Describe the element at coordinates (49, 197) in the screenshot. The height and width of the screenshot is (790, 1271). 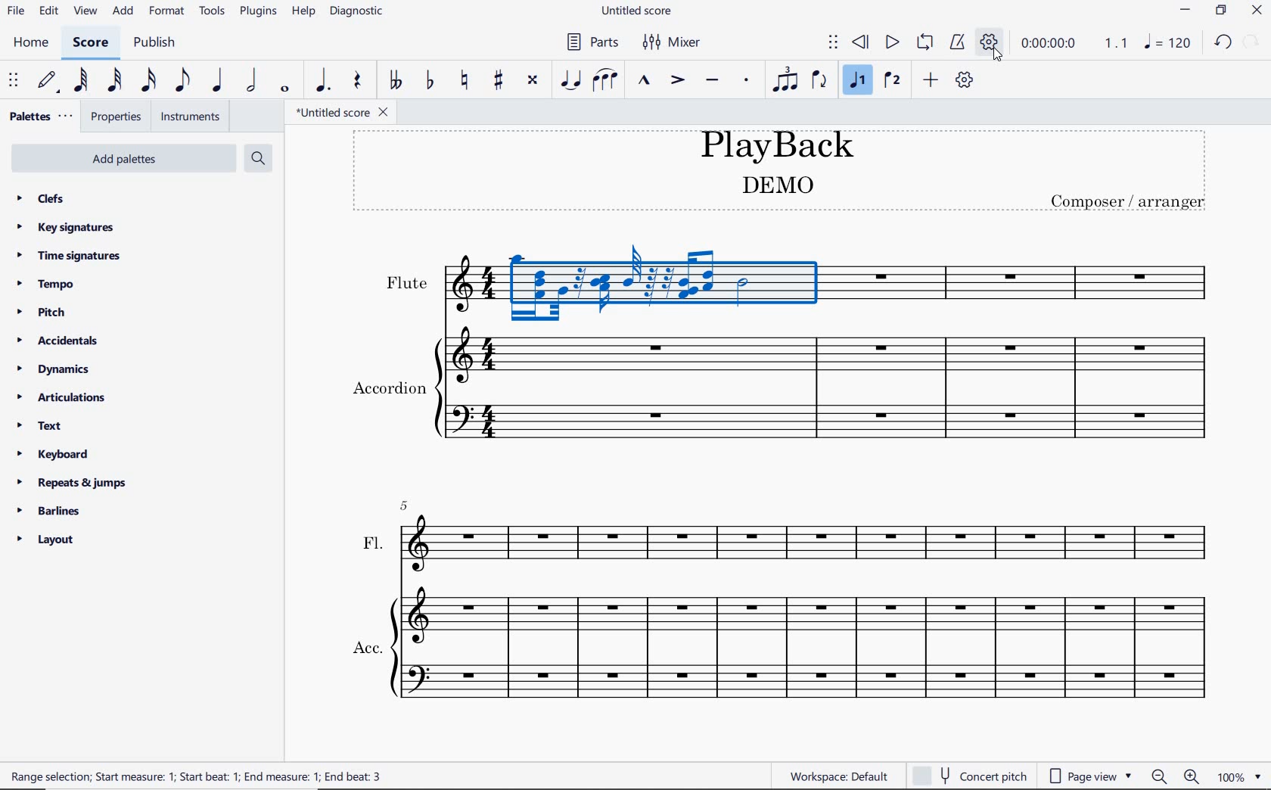
I see `clefs` at that location.